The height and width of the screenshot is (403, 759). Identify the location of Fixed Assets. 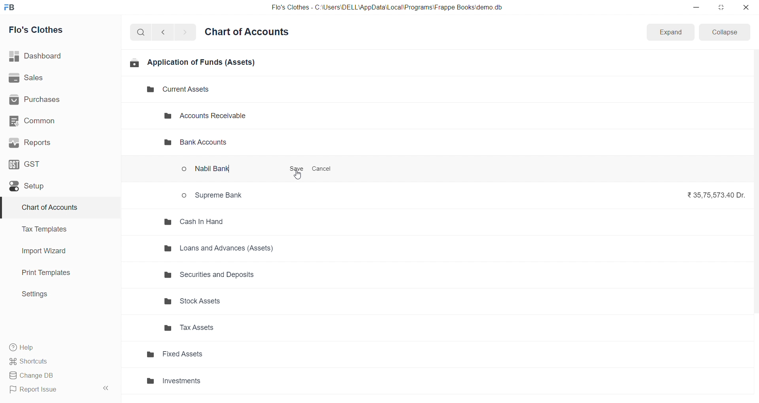
(215, 357).